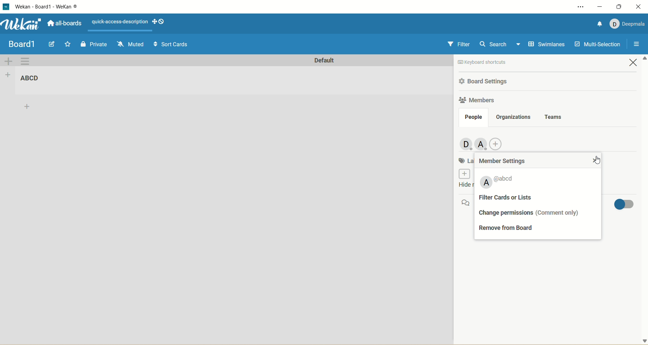 The width and height of the screenshot is (648, 345). I want to click on people, so click(473, 117).